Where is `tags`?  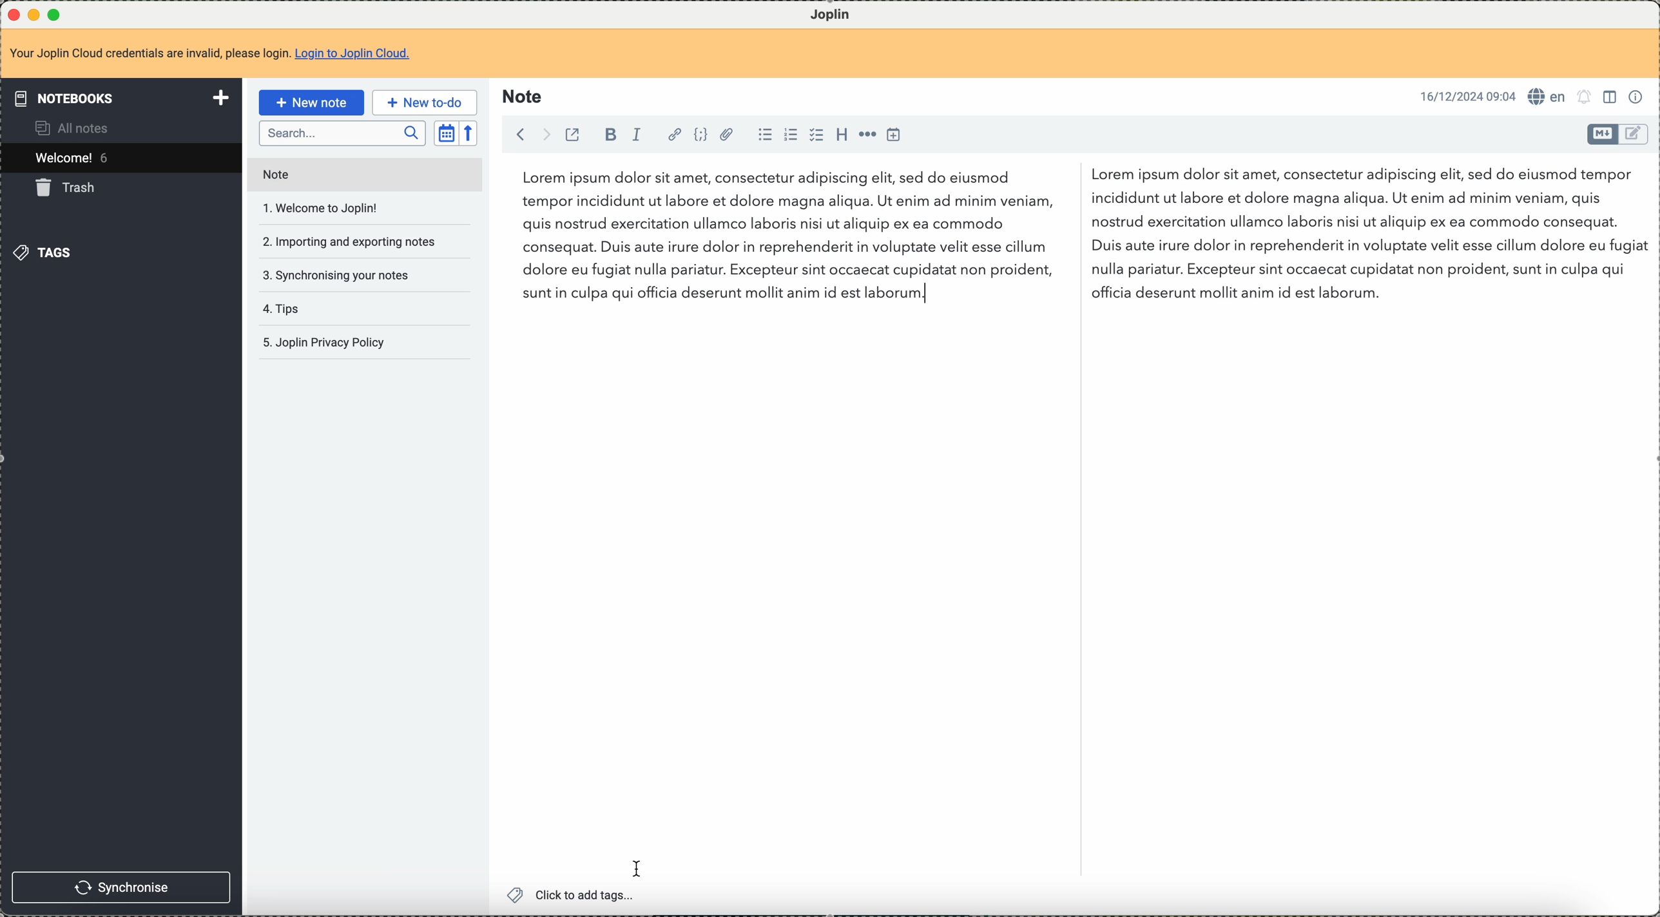 tags is located at coordinates (46, 252).